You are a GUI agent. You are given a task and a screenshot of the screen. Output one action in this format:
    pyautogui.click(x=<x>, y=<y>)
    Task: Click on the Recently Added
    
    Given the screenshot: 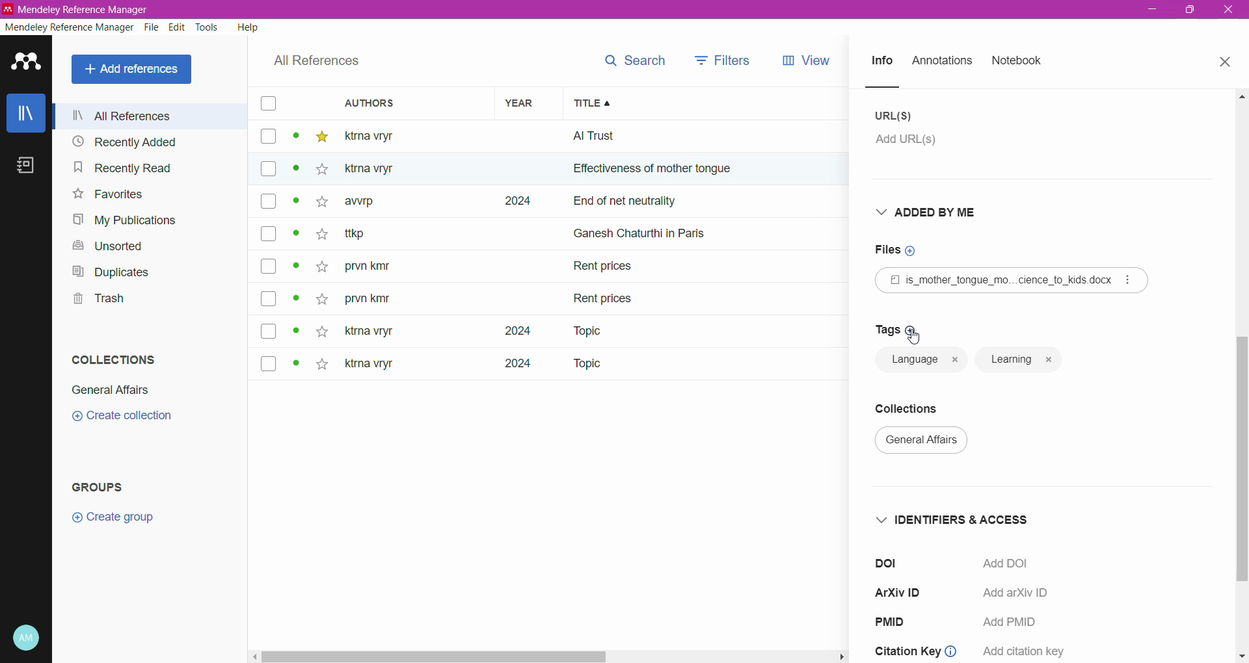 What is the action you would take?
    pyautogui.click(x=146, y=141)
    